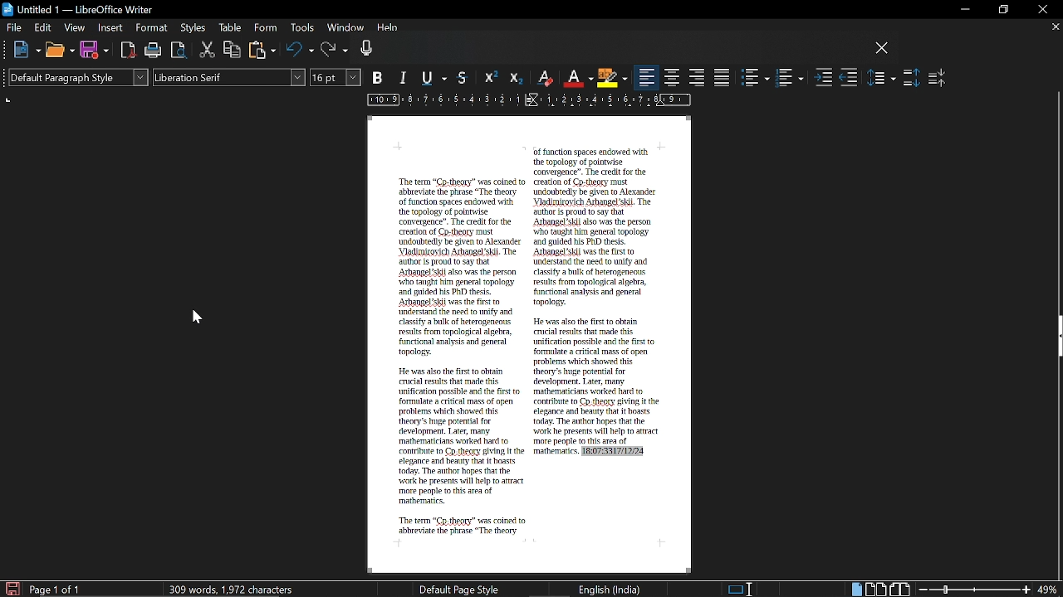 The height and width of the screenshot is (597, 1063). What do you see at coordinates (121, 38) in the screenshot?
I see `Cursor` at bounding box center [121, 38].